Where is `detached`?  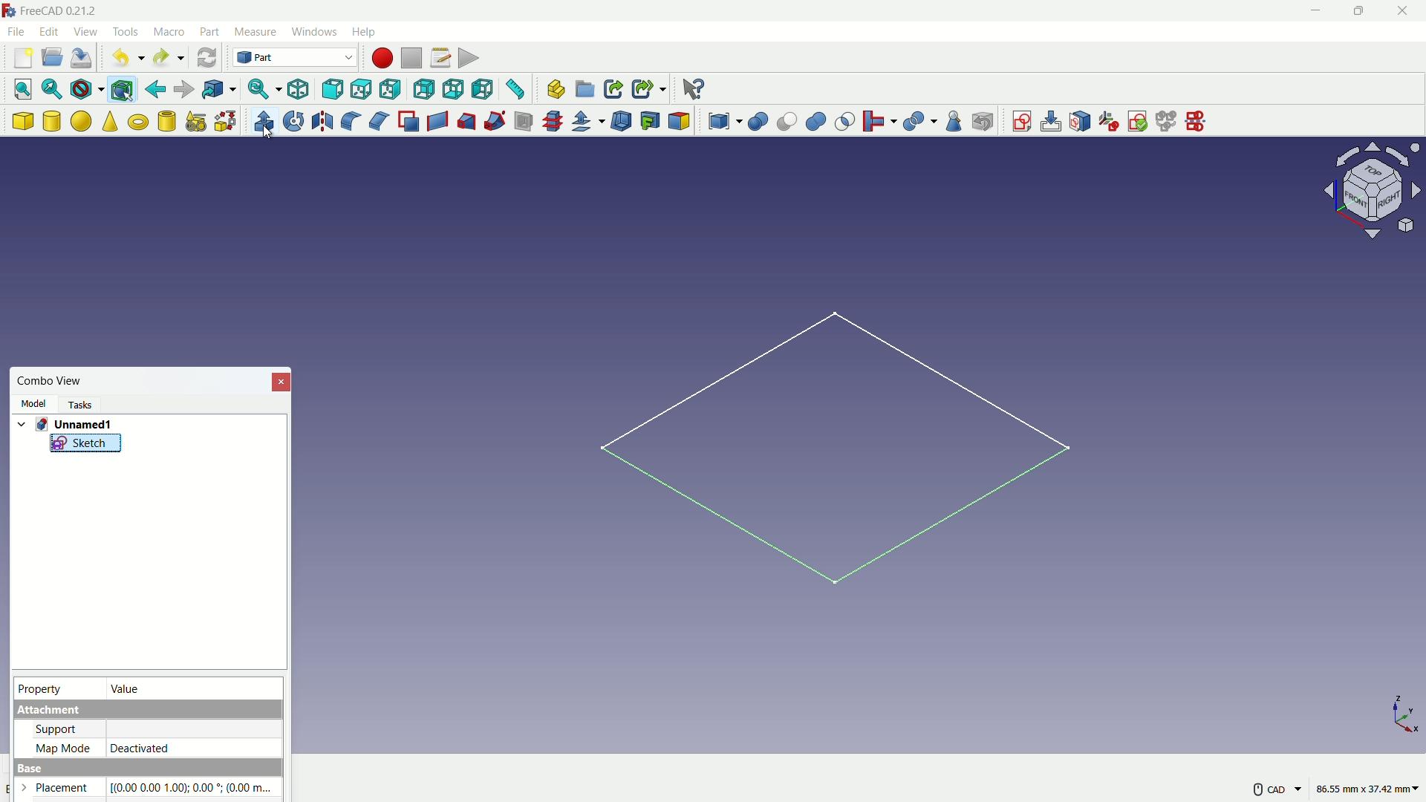
detached is located at coordinates (193, 747).